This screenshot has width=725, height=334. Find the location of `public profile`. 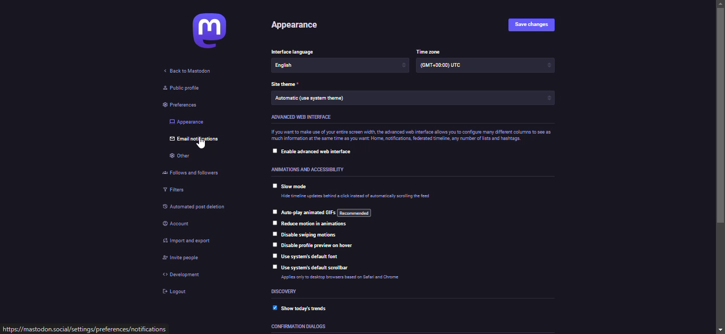

public profile is located at coordinates (179, 88).